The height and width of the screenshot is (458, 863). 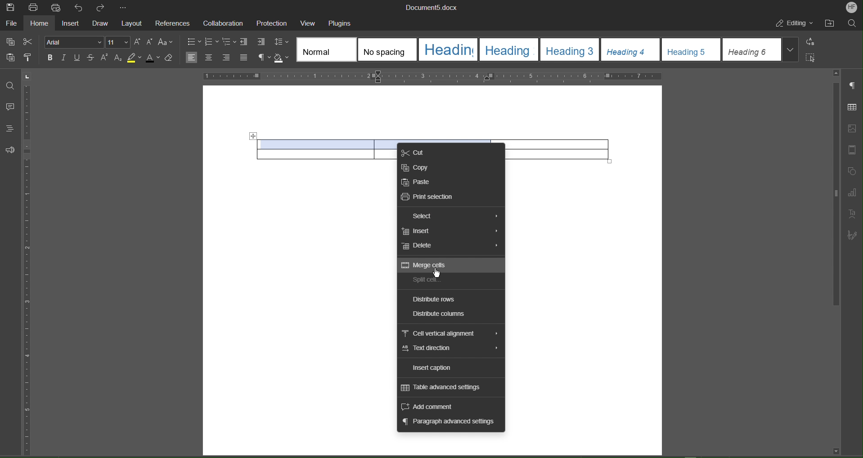 What do you see at coordinates (813, 42) in the screenshot?
I see `Replace` at bounding box center [813, 42].